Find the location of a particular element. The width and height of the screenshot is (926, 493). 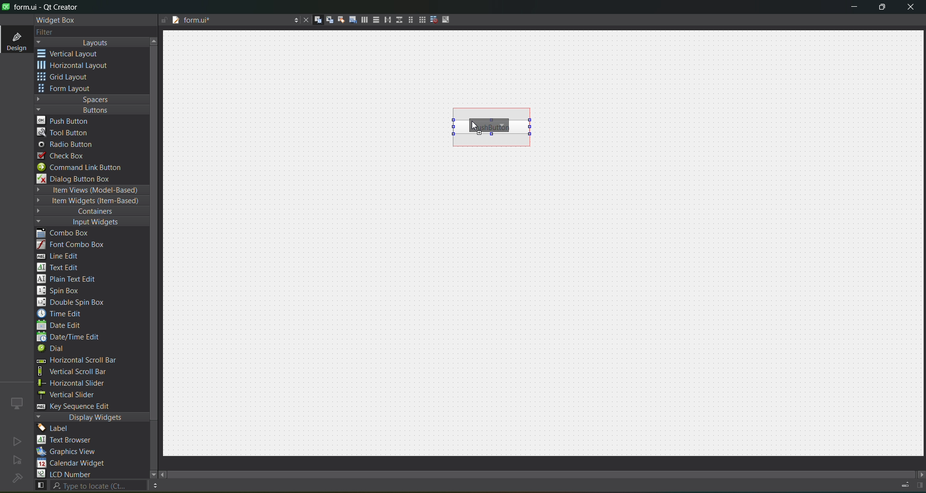

tool is located at coordinates (65, 132).